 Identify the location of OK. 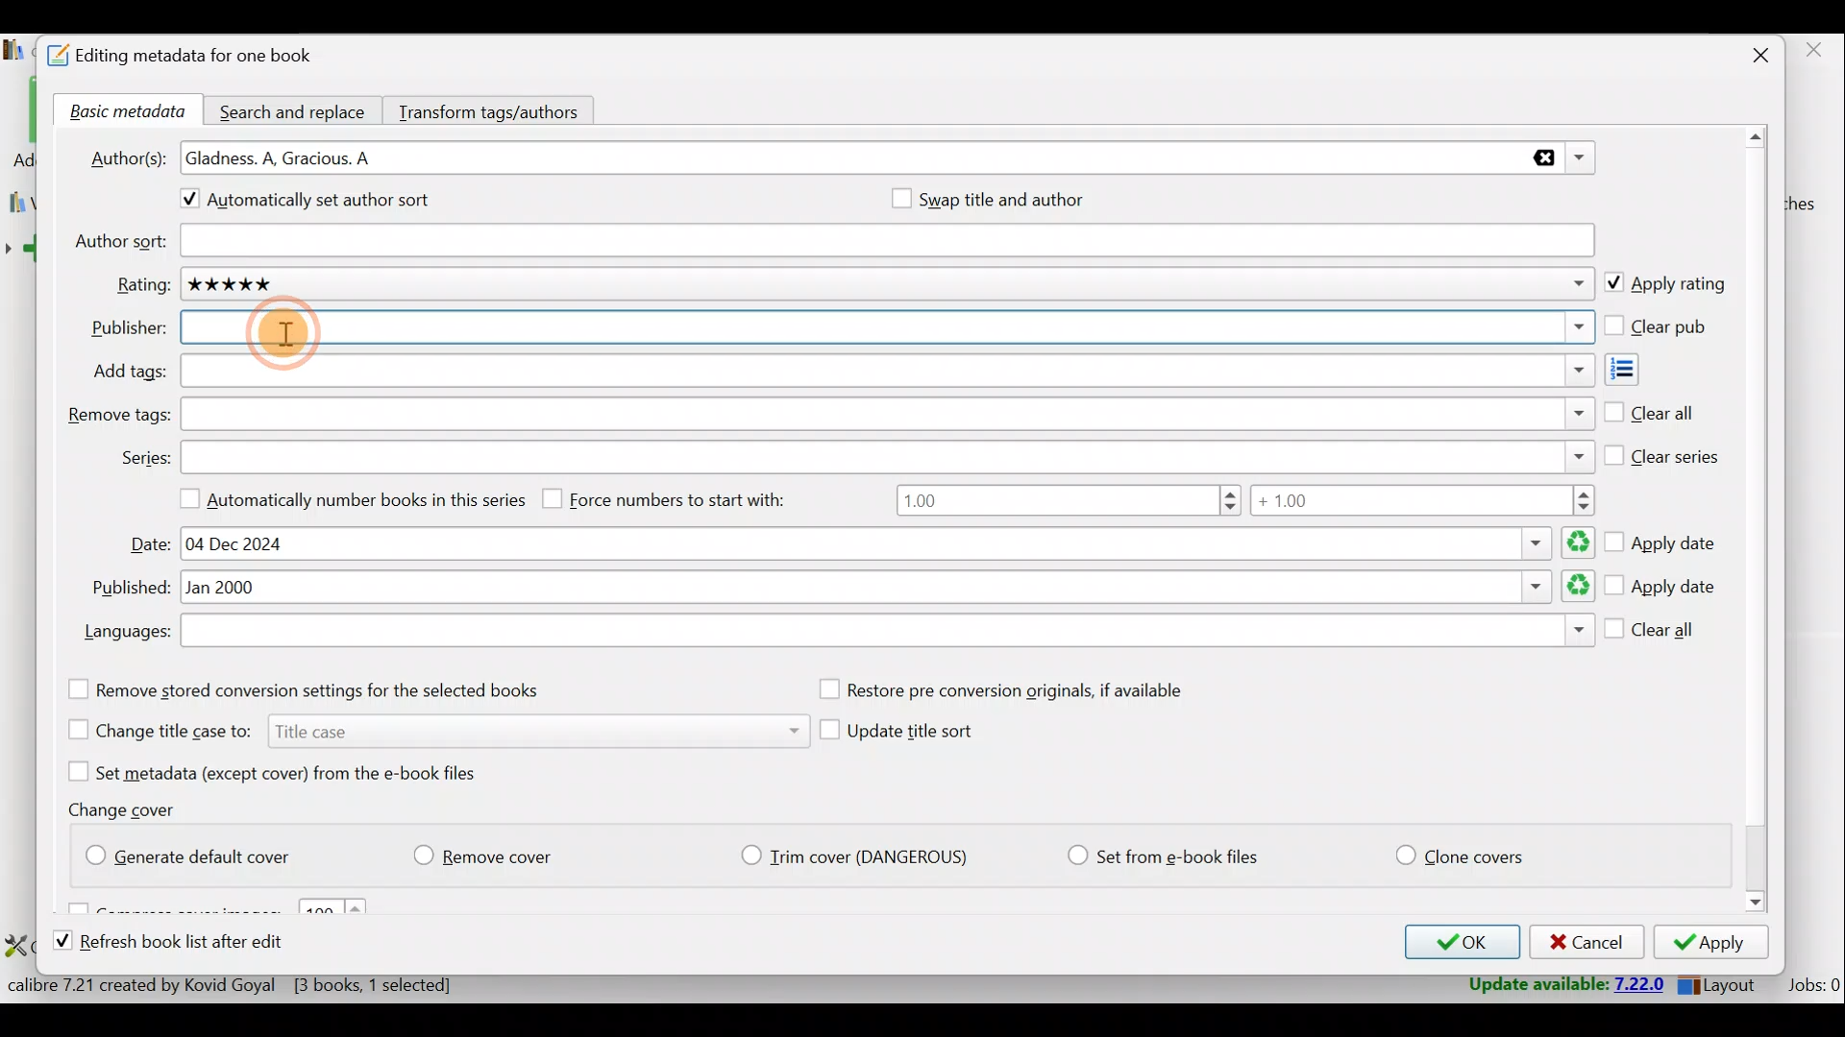
(1457, 942).